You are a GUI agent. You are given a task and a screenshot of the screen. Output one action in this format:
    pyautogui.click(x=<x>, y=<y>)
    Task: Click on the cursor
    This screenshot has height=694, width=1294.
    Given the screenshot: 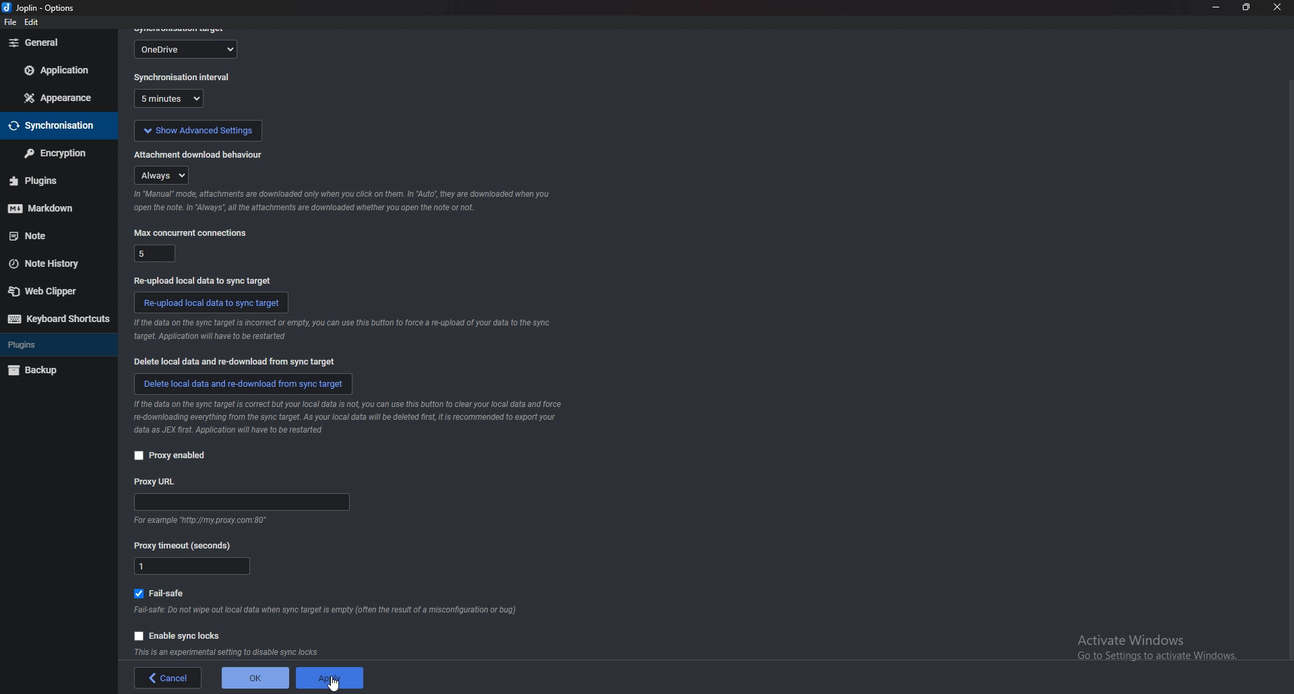 What is the action you would take?
    pyautogui.click(x=338, y=683)
    